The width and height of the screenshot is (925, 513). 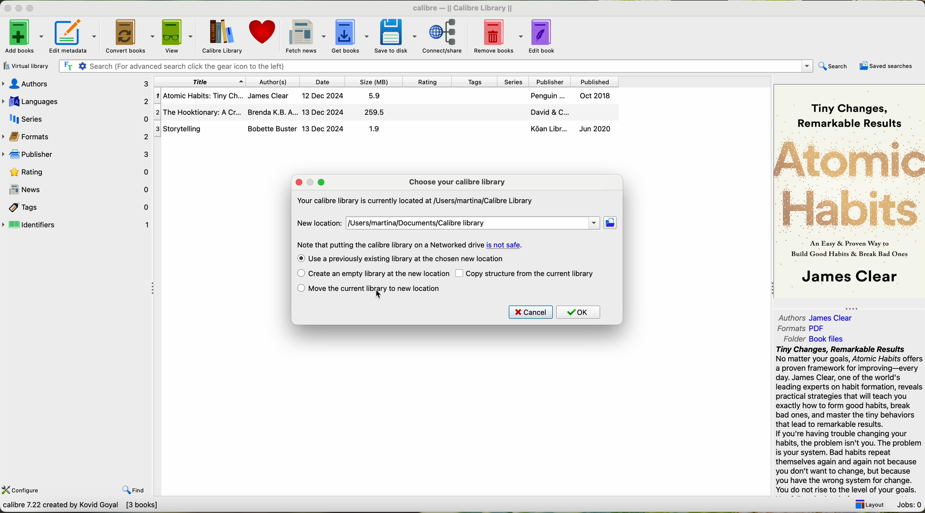 What do you see at coordinates (909, 504) in the screenshot?
I see `Jobs: 0` at bounding box center [909, 504].